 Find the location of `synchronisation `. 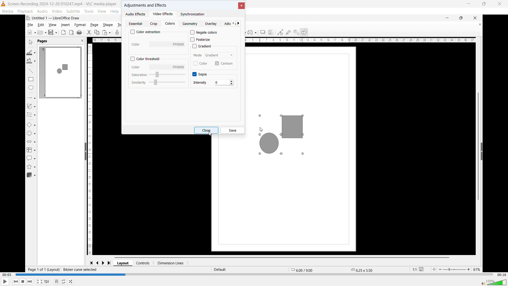

synchronisation  is located at coordinates (192, 14).